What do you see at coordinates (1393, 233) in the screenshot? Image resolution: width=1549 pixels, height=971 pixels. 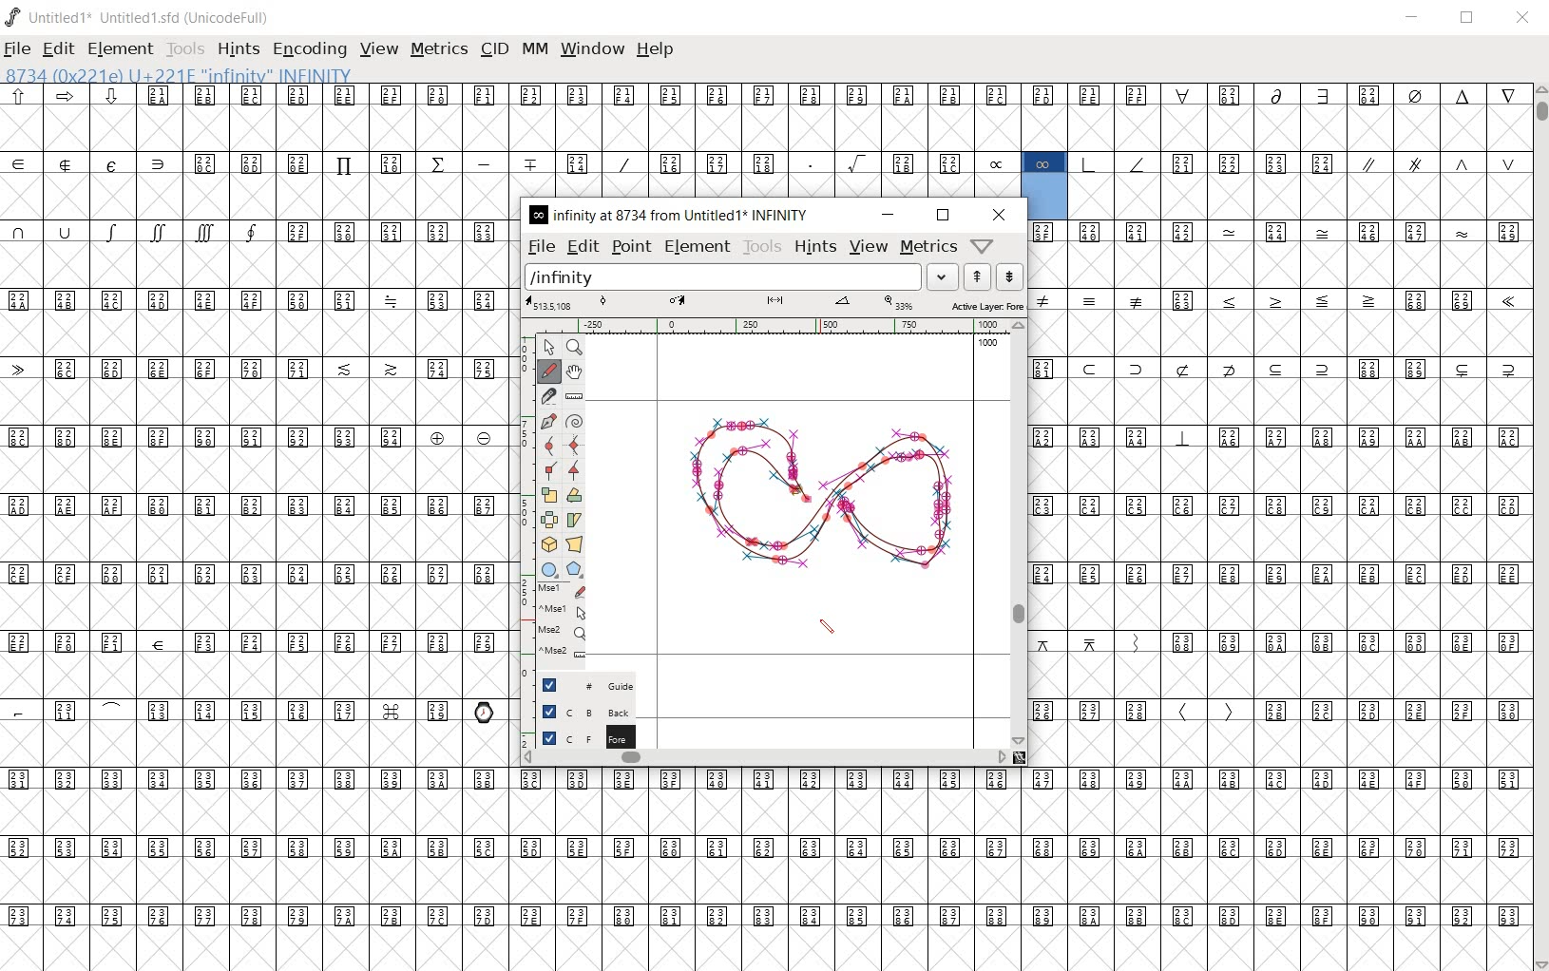 I see `Unicode code points` at bounding box center [1393, 233].